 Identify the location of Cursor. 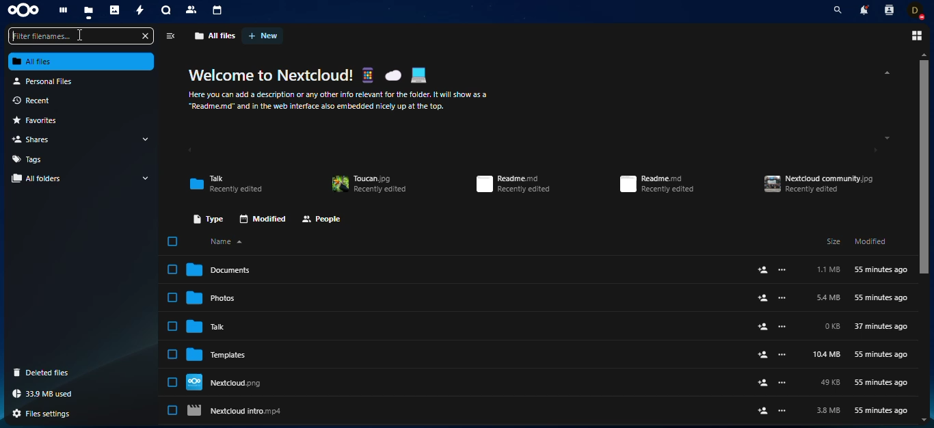
(80, 35).